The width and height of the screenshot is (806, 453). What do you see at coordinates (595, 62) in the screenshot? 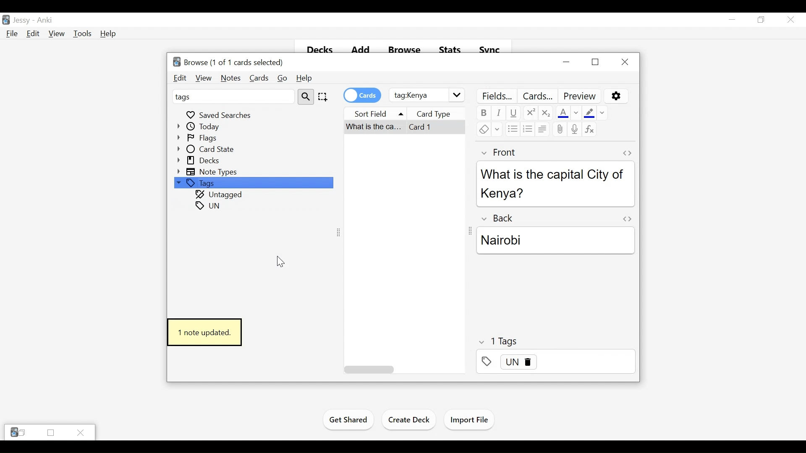
I see `Restore` at bounding box center [595, 62].